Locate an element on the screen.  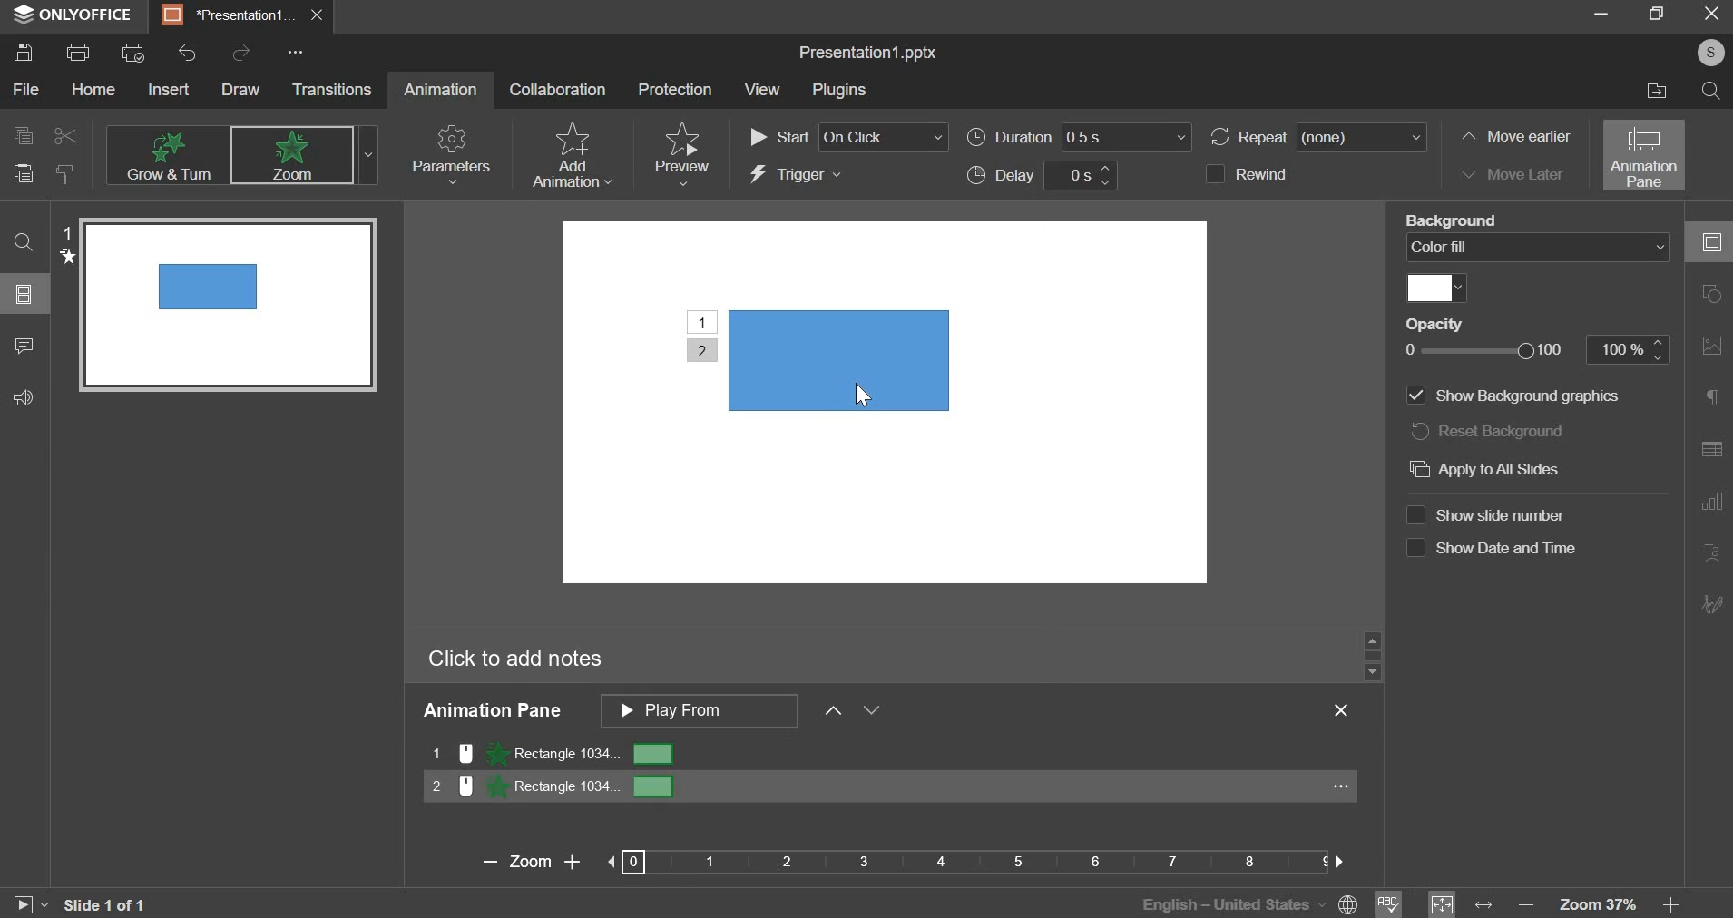
move earlier is located at coordinates (1516, 136).